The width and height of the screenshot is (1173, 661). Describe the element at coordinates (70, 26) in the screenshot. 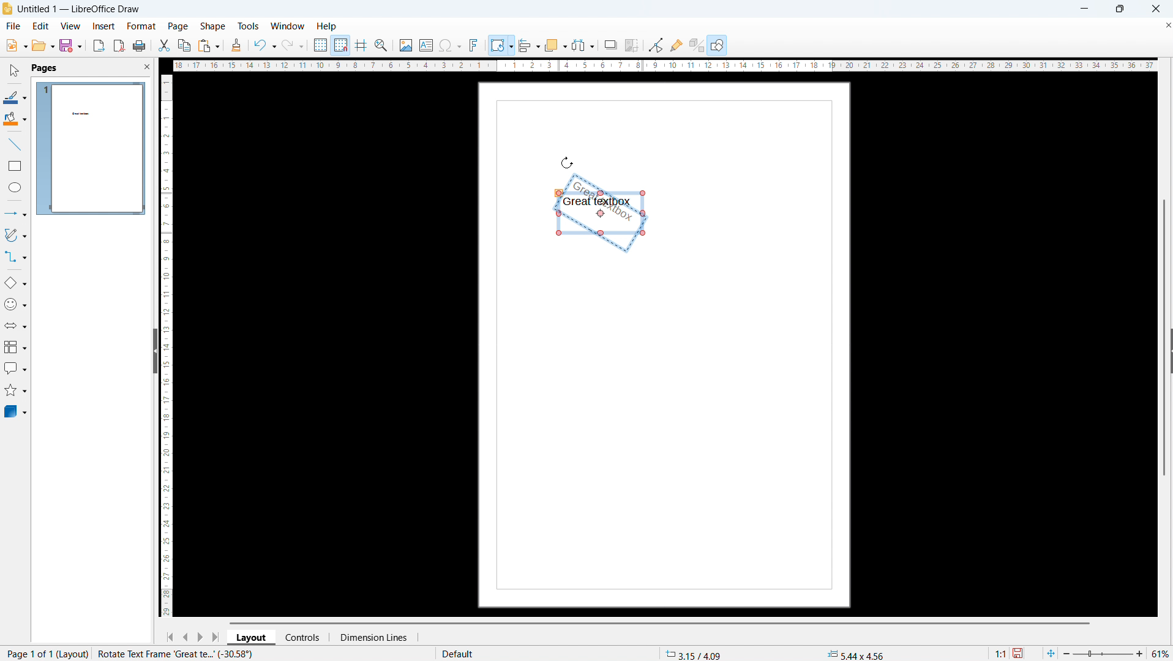

I see `view` at that location.